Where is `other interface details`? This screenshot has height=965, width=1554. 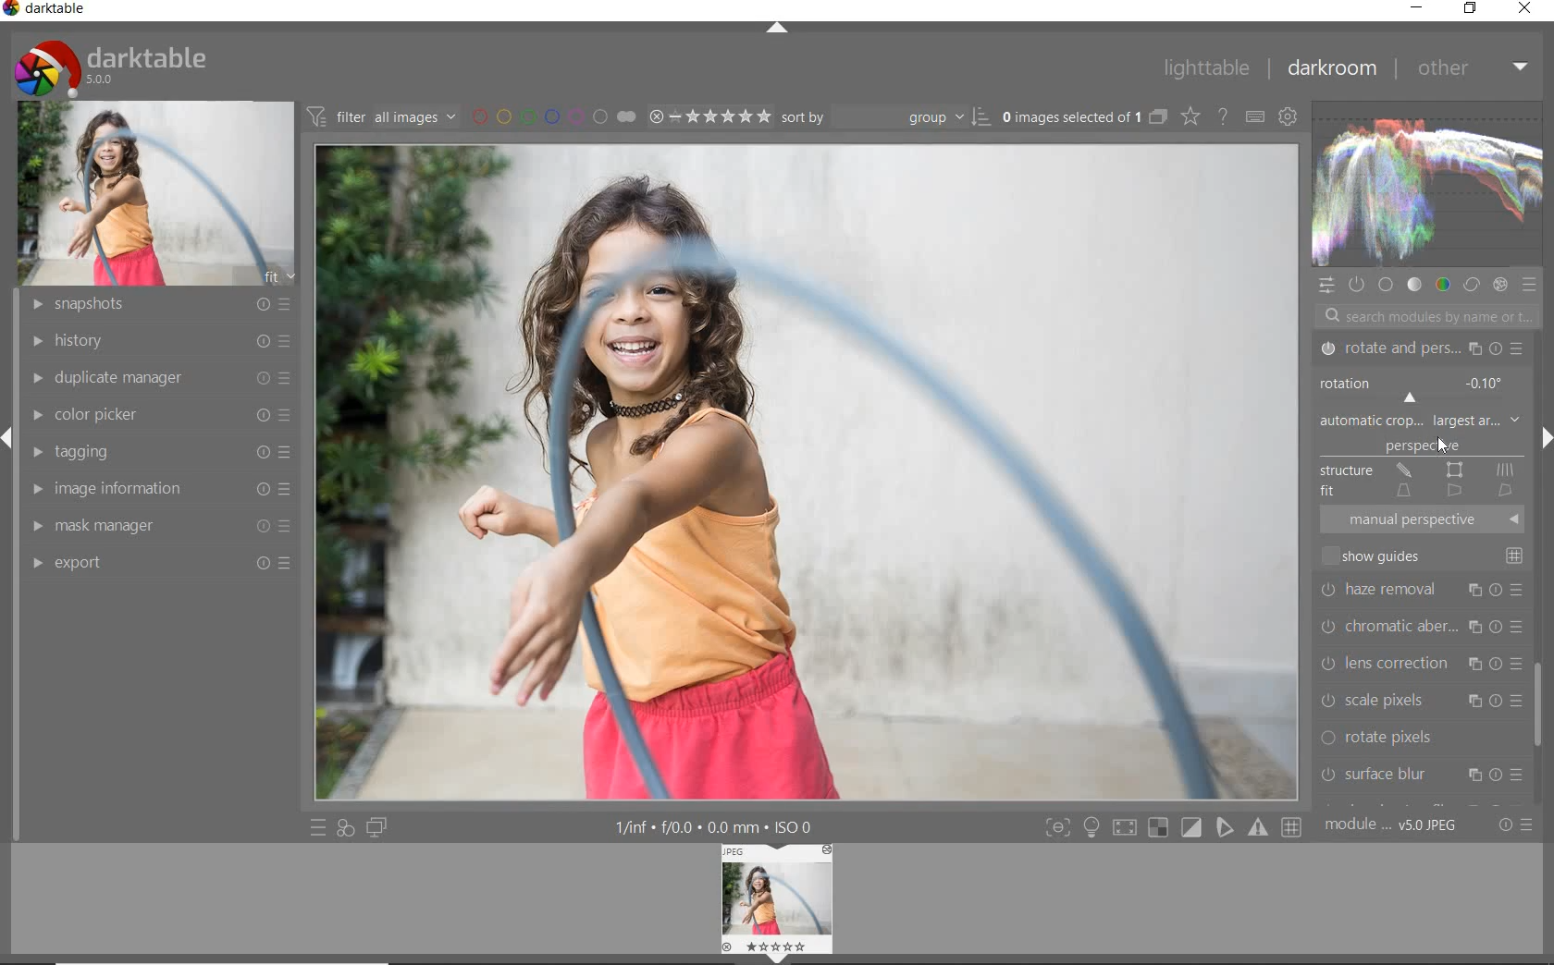 other interface details is located at coordinates (709, 827).